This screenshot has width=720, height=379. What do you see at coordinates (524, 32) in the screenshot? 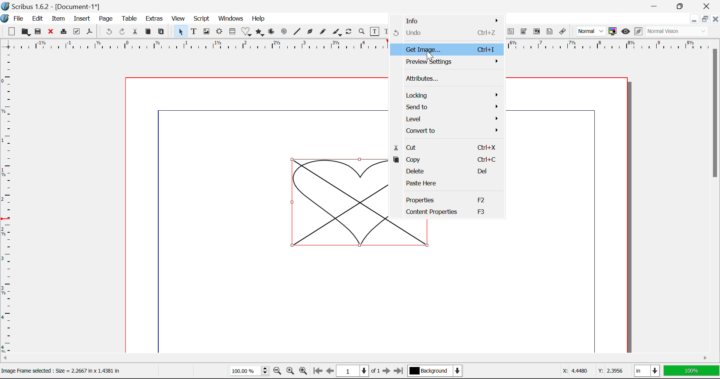
I see `Pdf Combobox` at bounding box center [524, 32].